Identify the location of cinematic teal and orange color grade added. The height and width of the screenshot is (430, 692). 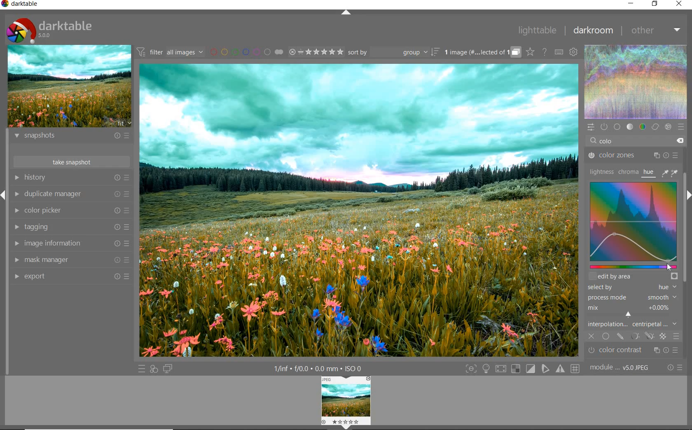
(359, 211).